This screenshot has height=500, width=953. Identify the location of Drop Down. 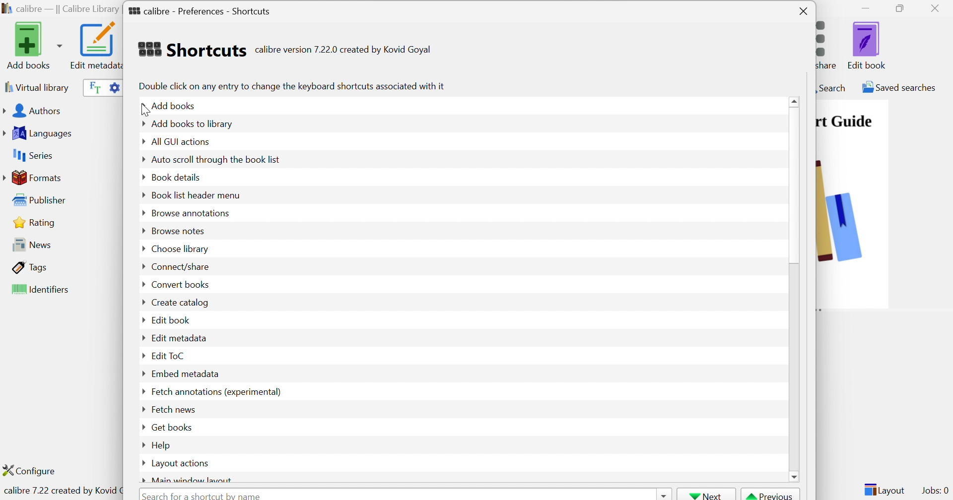
(143, 267).